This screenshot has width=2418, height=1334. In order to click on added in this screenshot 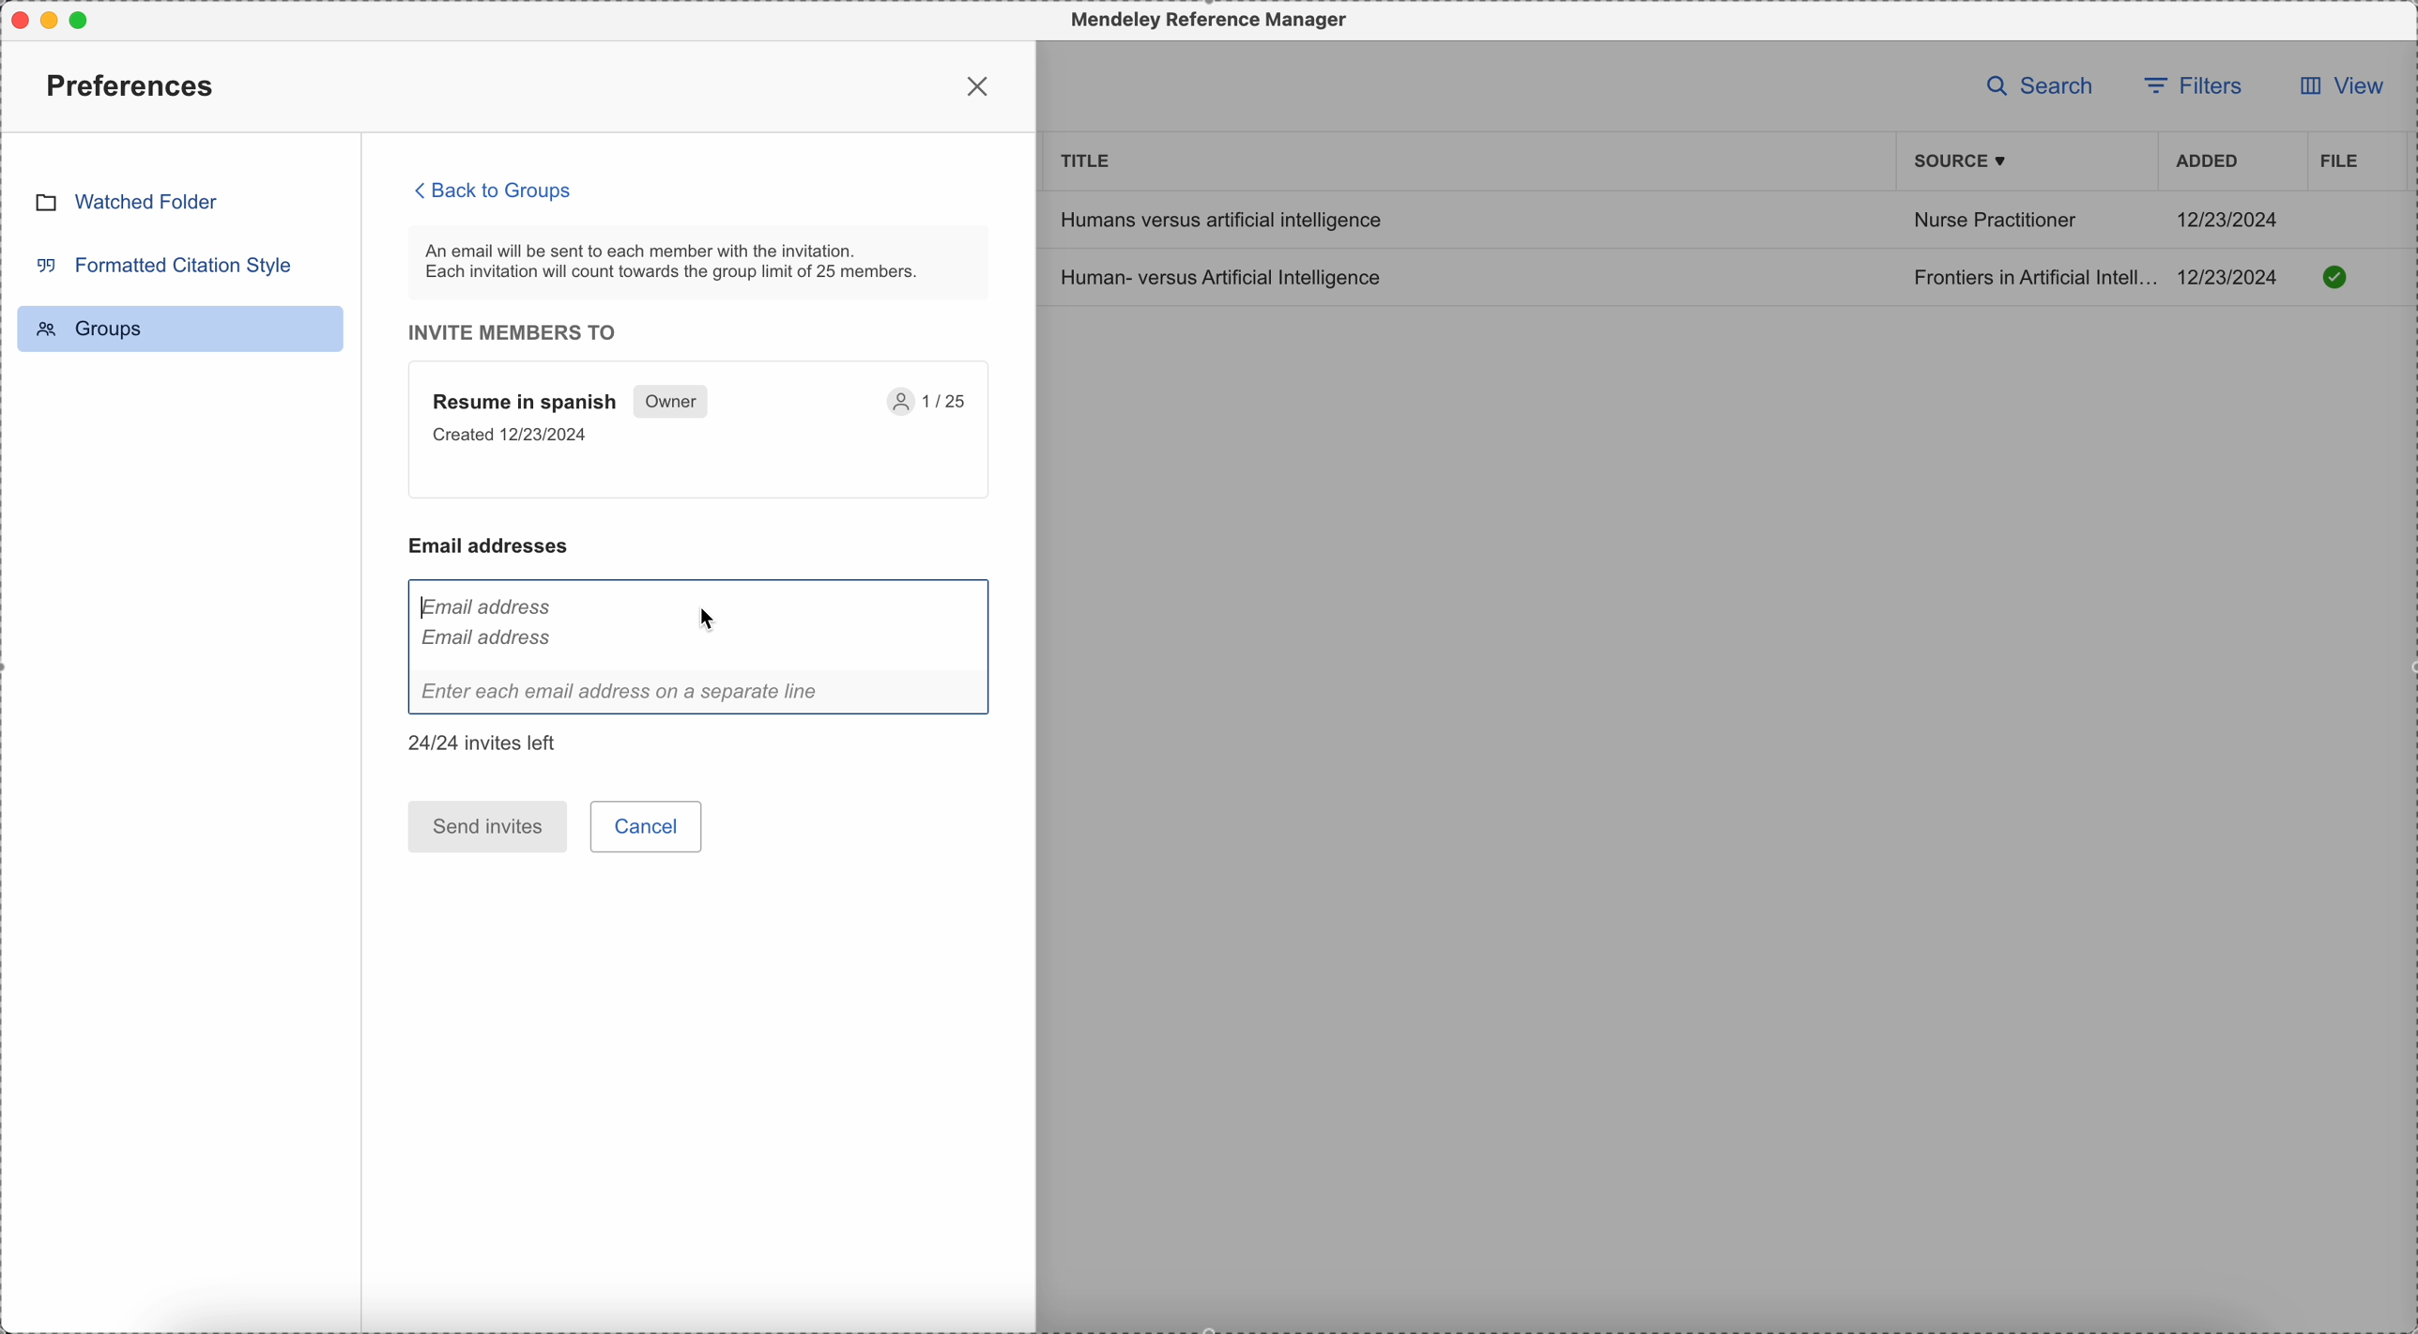, I will do `click(2208, 163)`.